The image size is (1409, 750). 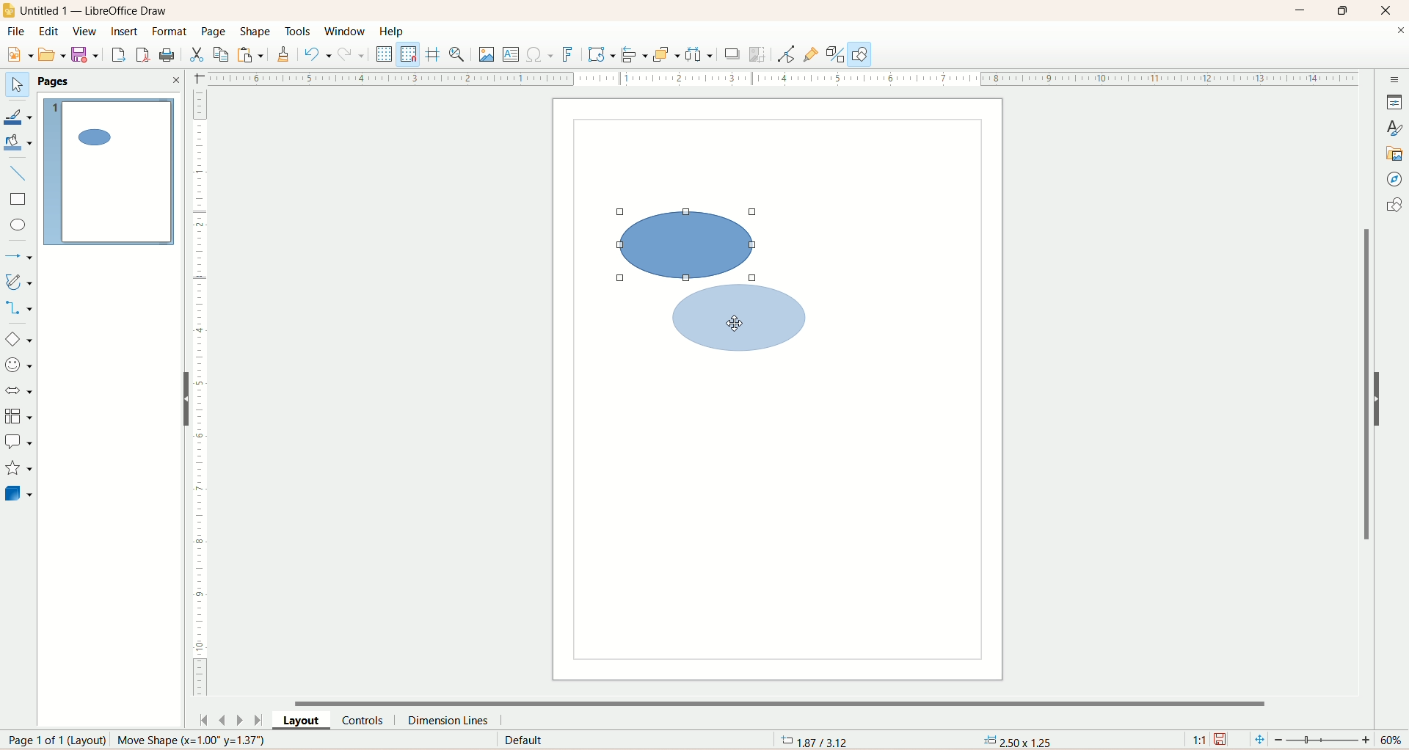 What do you see at coordinates (96, 10) in the screenshot?
I see `title` at bounding box center [96, 10].